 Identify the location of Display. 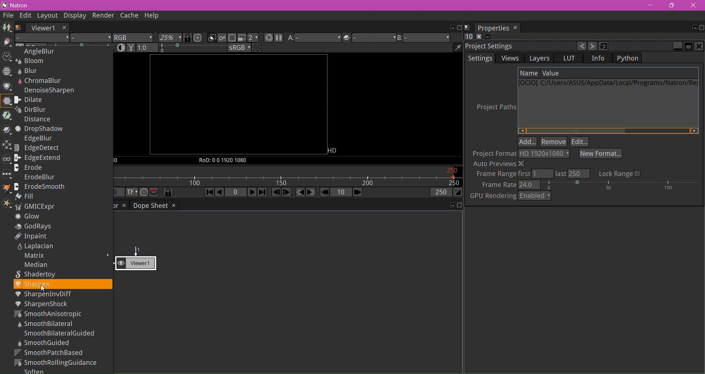
(73, 15).